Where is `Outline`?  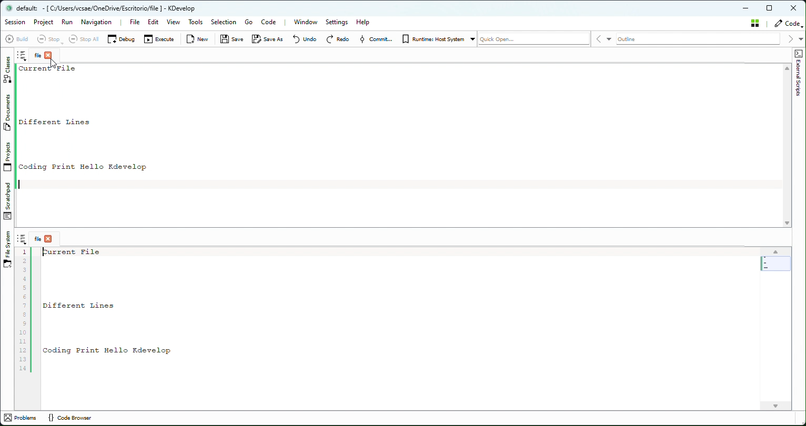 Outline is located at coordinates (701, 39).